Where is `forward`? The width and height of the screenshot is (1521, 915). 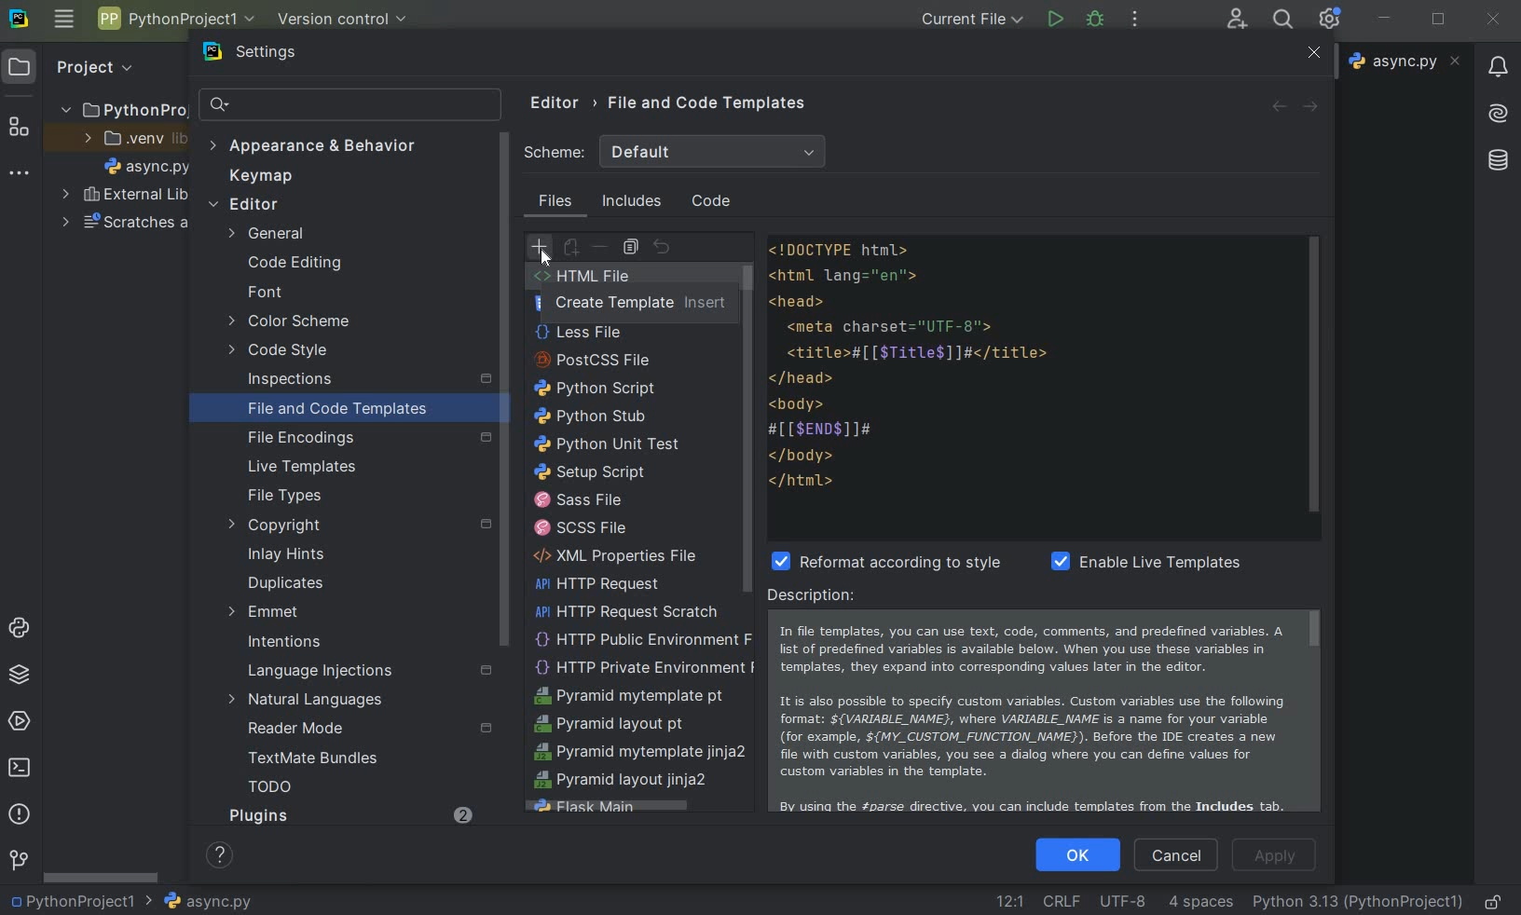
forward is located at coordinates (1310, 108).